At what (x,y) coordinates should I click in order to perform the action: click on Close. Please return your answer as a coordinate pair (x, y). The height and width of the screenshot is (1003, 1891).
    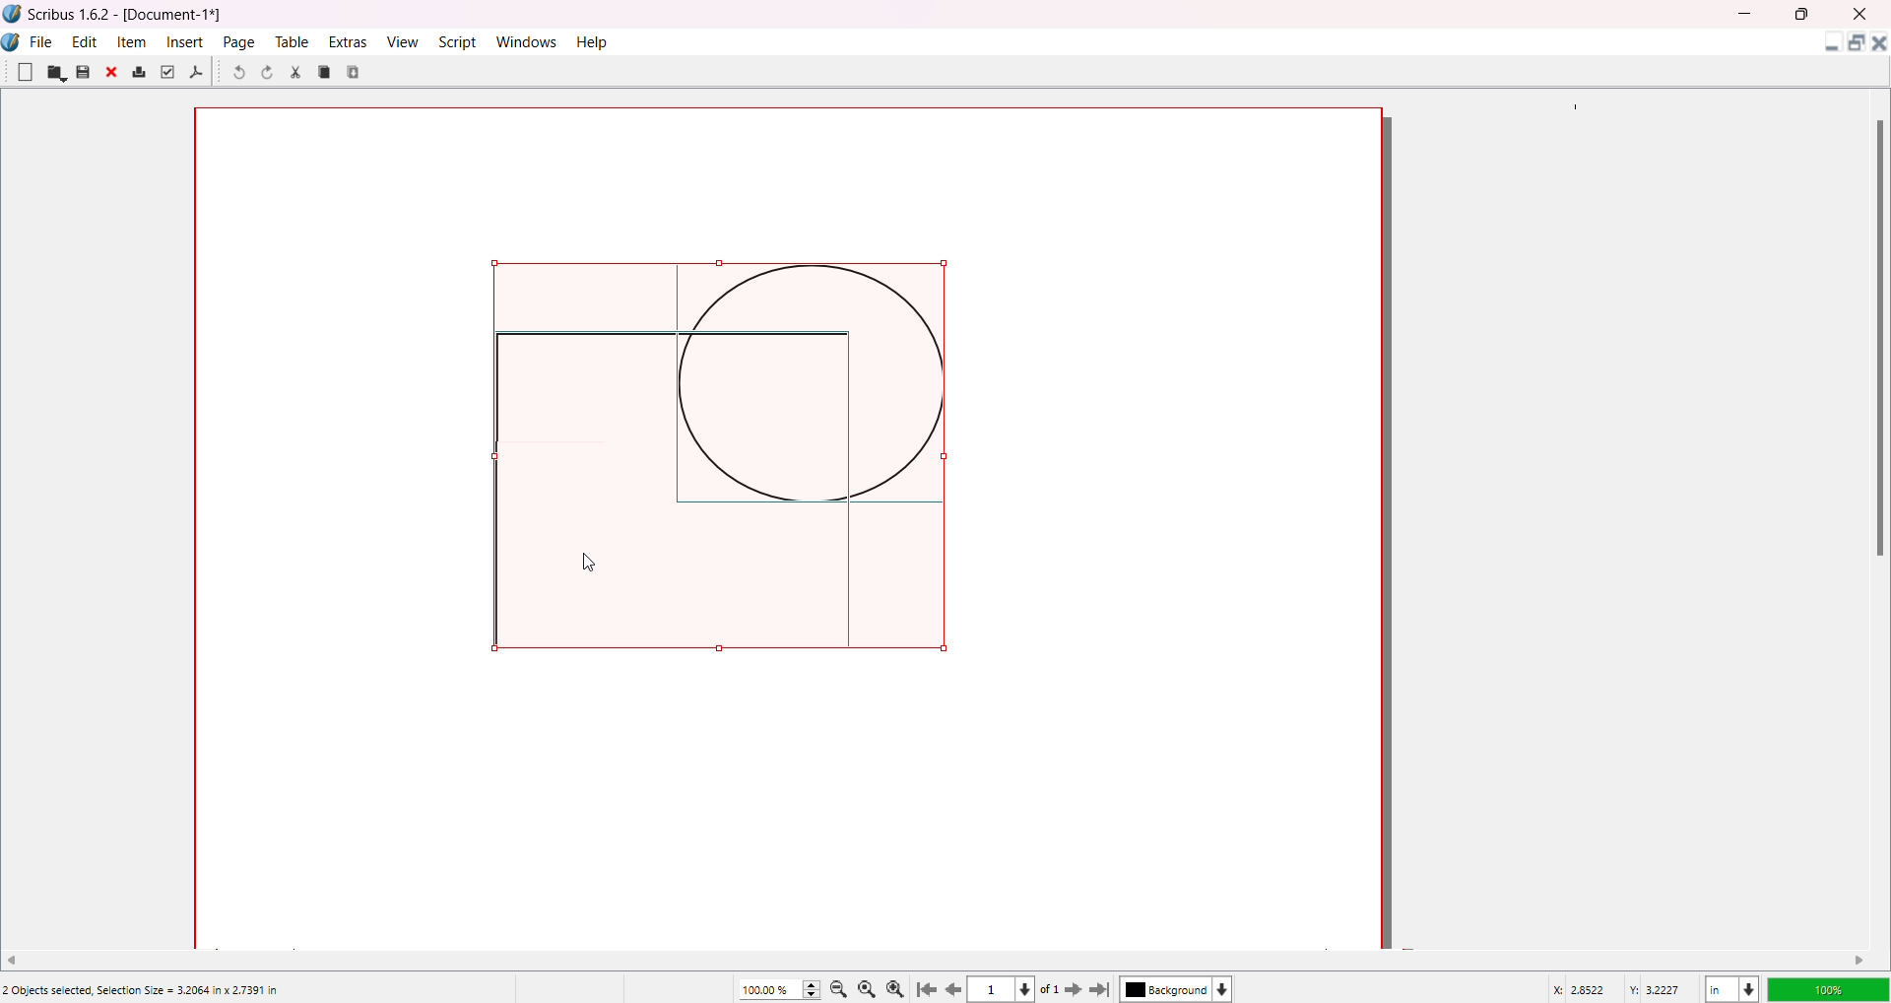
    Looking at the image, I should click on (113, 74).